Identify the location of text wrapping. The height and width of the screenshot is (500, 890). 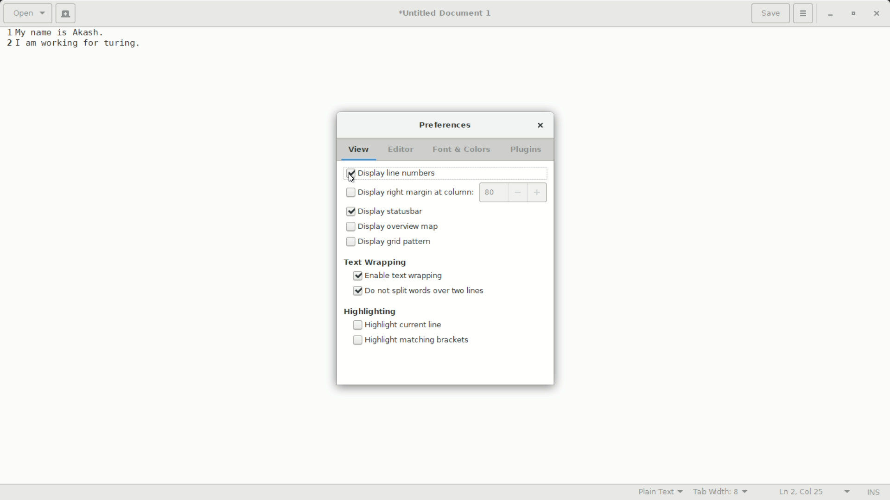
(376, 262).